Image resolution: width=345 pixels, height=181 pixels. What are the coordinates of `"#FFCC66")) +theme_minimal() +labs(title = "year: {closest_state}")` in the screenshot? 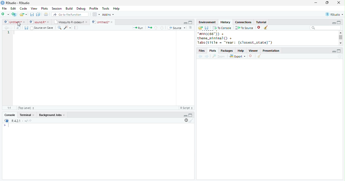 It's located at (241, 38).